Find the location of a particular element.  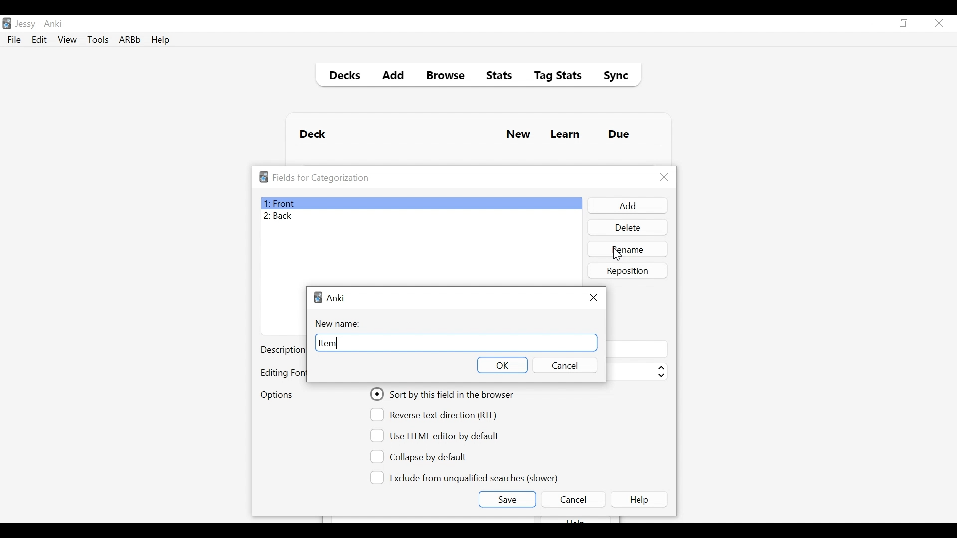

Help is located at coordinates (641, 499).